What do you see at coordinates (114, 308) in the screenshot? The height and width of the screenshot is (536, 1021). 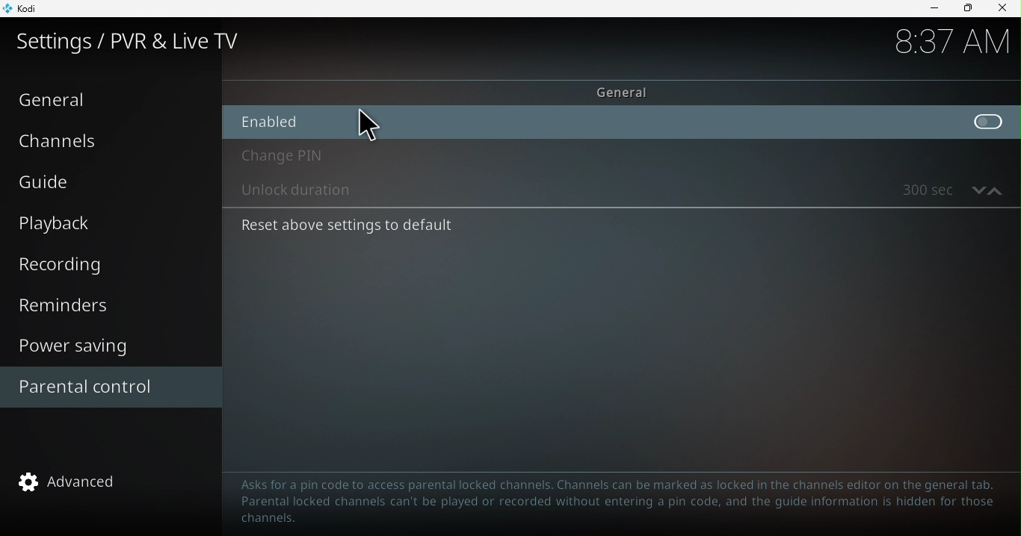 I see `Reminders` at bounding box center [114, 308].